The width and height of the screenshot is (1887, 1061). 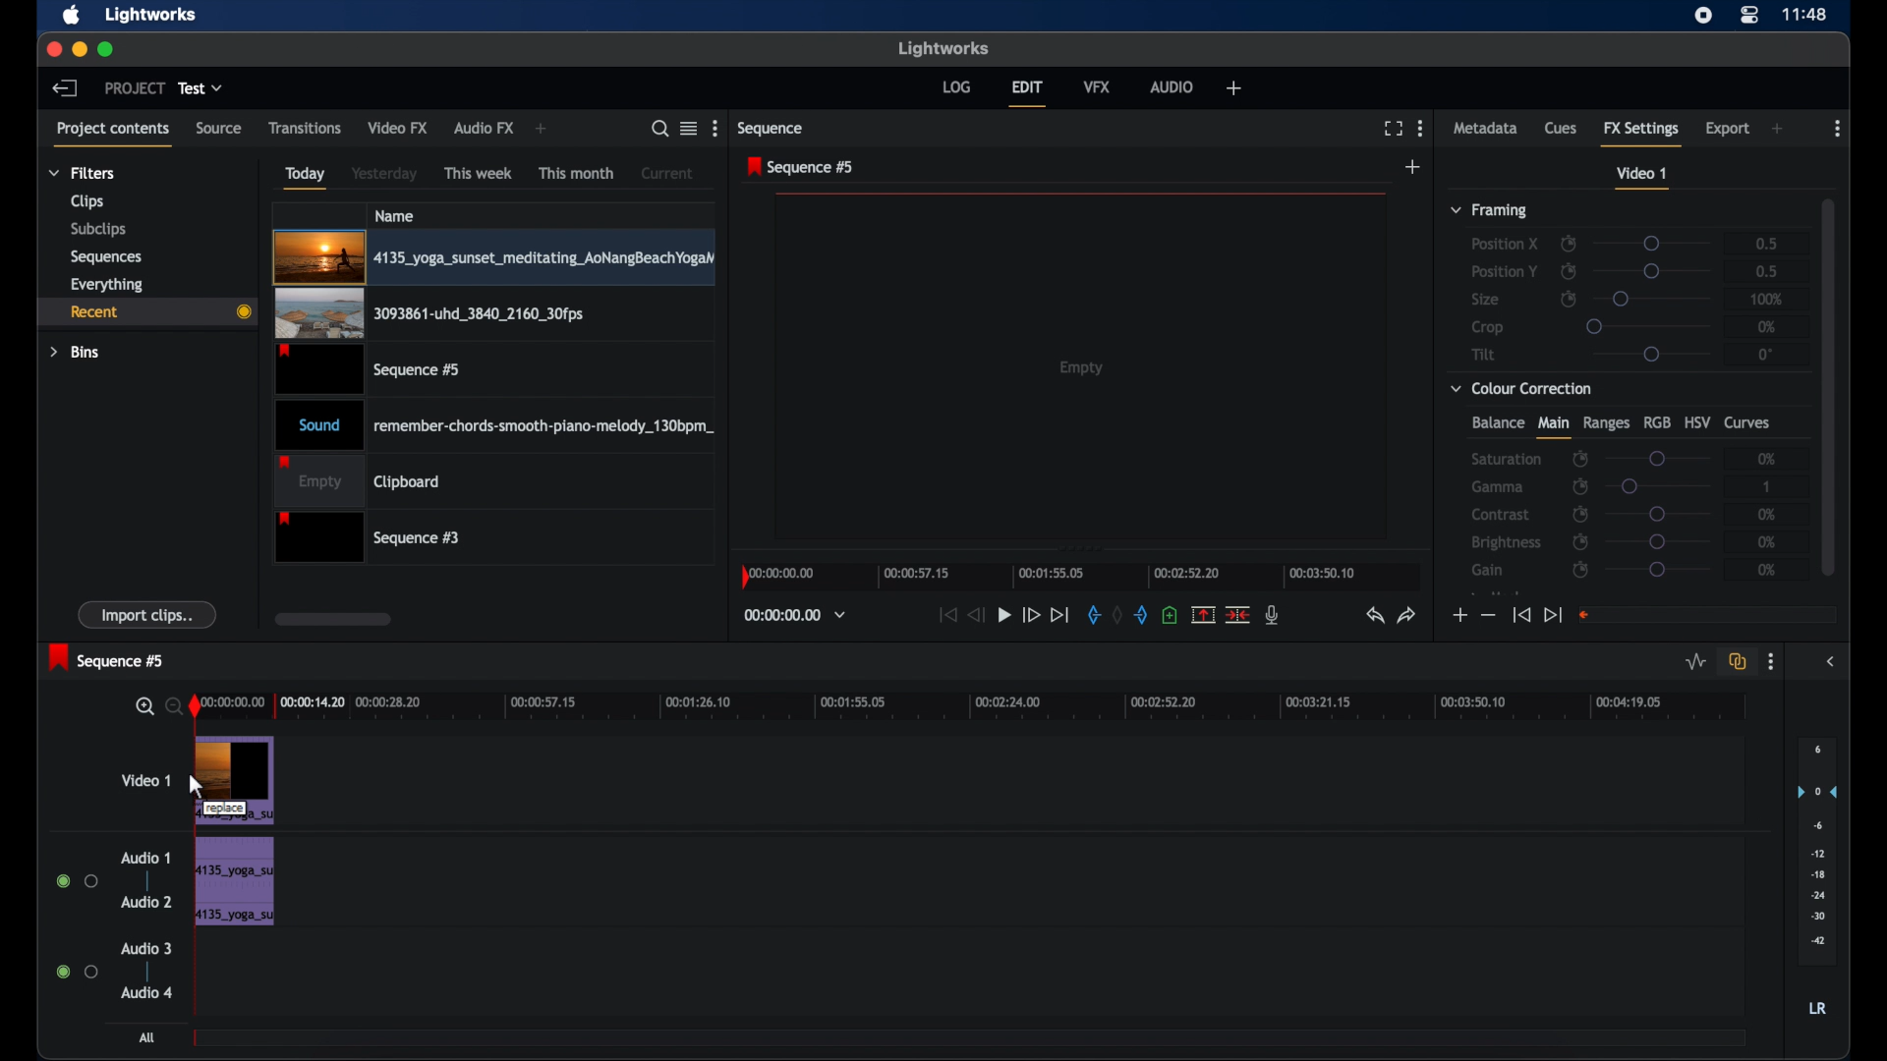 I want to click on name, so click(x=396, y=215).